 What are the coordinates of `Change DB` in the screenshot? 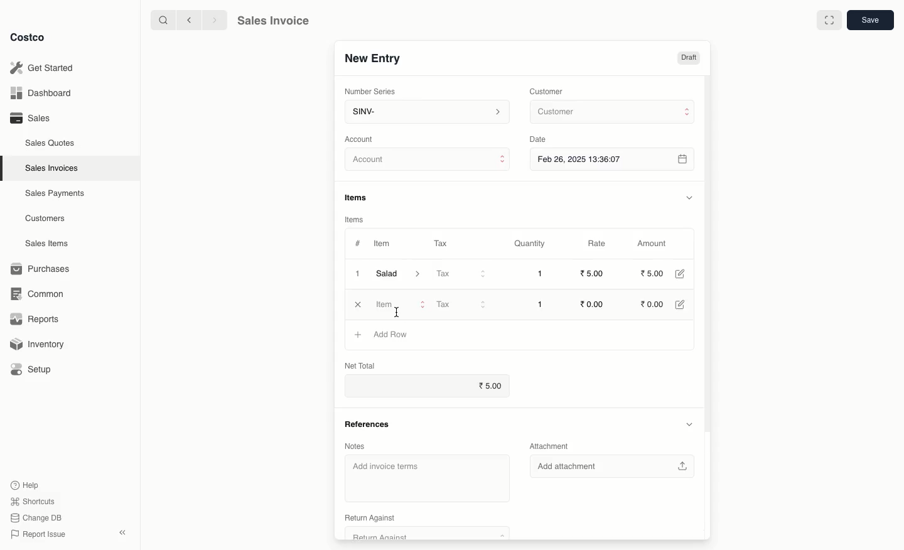 It's located at (34, 517).